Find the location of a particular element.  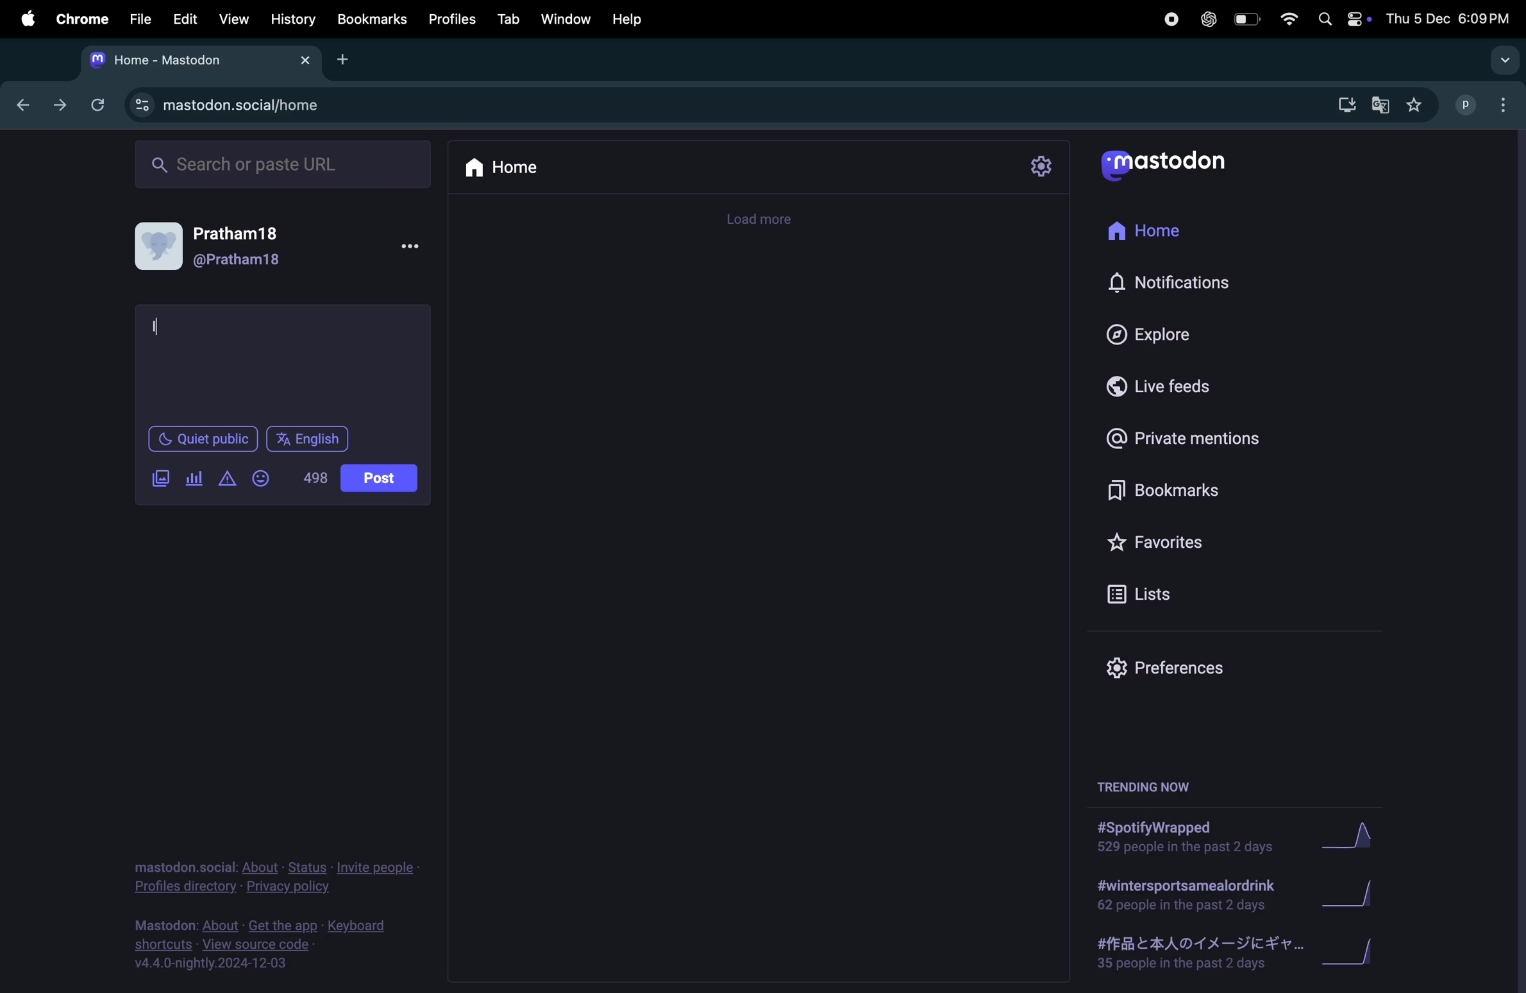

poll is located at coordinates (194, 480).